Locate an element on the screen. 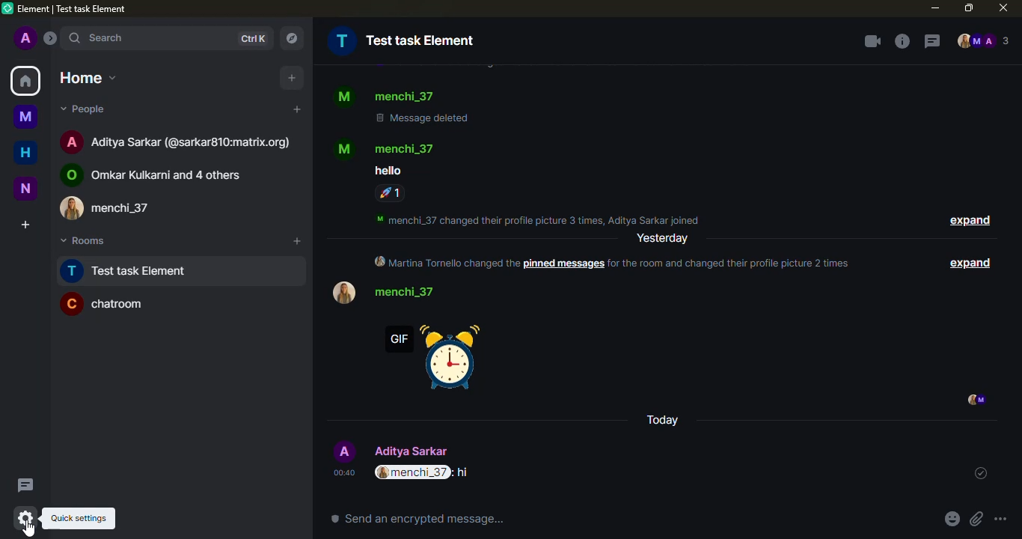  add is located at coordinates (298, 241).